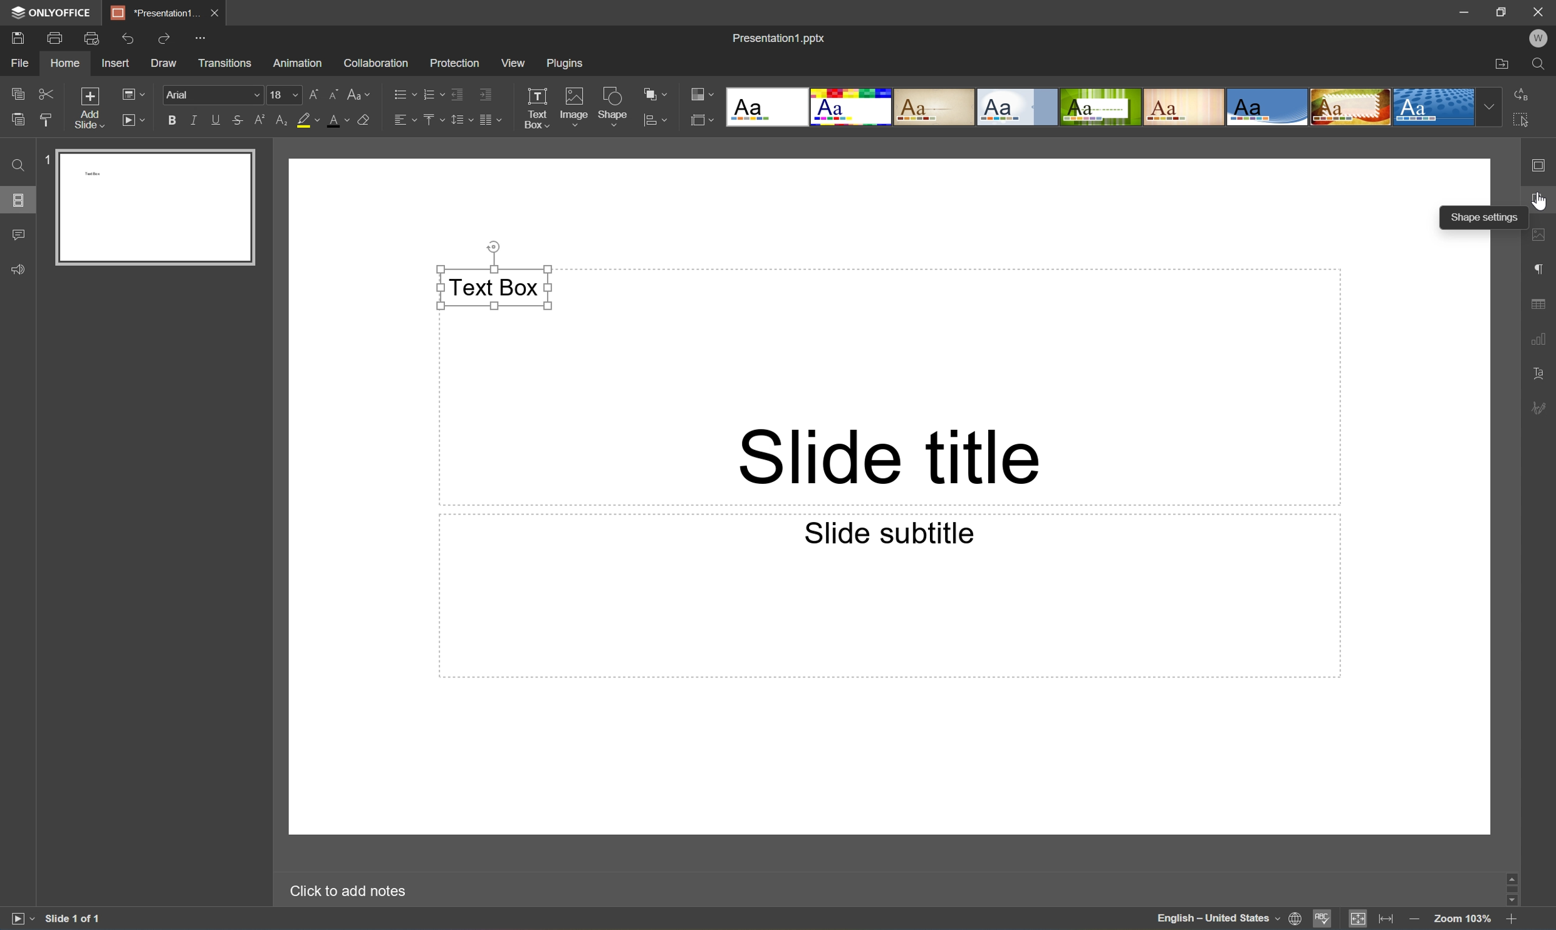 This screenshot has width=1556, height=930. What do you see at coordinates (19, 165) in the screenshot?
I see `Find` at bounding box center [19, 165].